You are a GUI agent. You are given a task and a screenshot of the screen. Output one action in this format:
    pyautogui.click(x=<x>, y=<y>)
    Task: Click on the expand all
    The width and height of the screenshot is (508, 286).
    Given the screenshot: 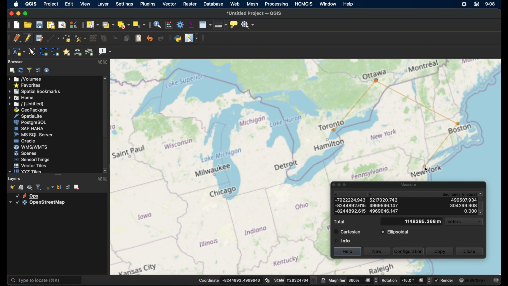 What is the action you would take?
    pyautogui.click(x=60, y=187)
    